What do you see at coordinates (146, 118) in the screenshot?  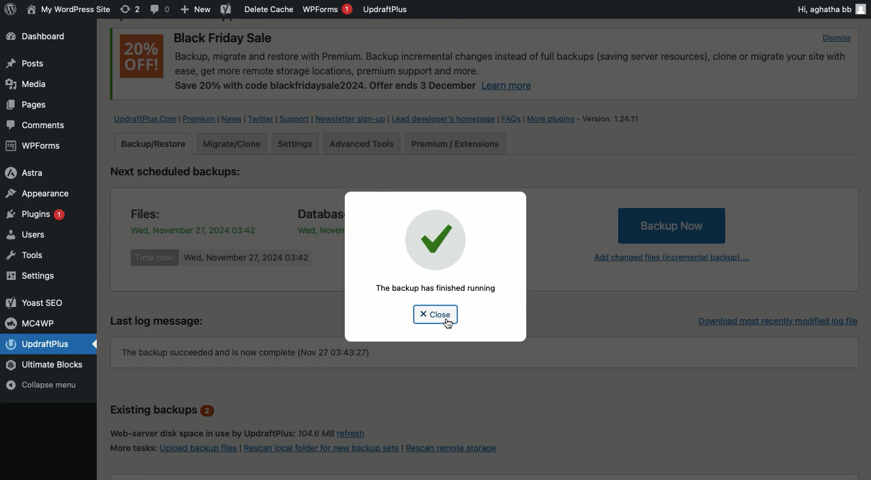 I see `UpdraftPlus.com` at bounding box center [146, 118].